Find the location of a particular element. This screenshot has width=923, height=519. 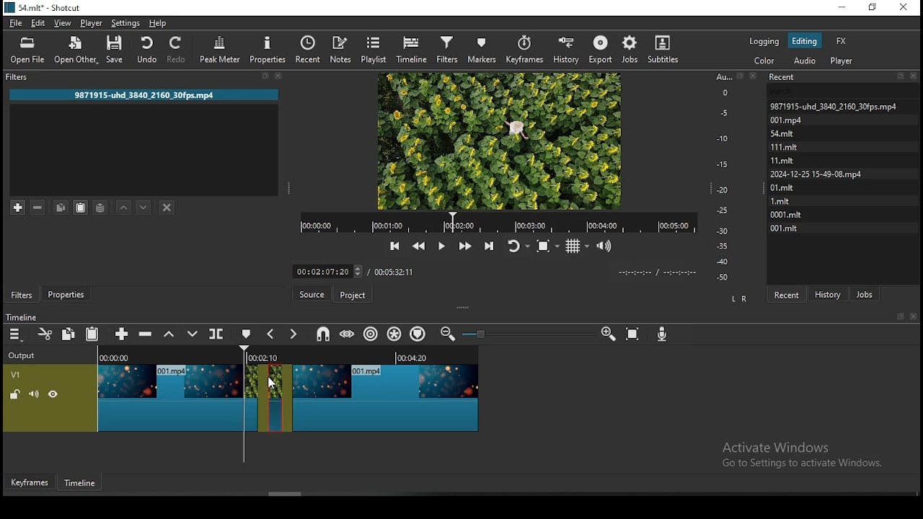

toggle grid display on the player is located at coordinates (576, 245).